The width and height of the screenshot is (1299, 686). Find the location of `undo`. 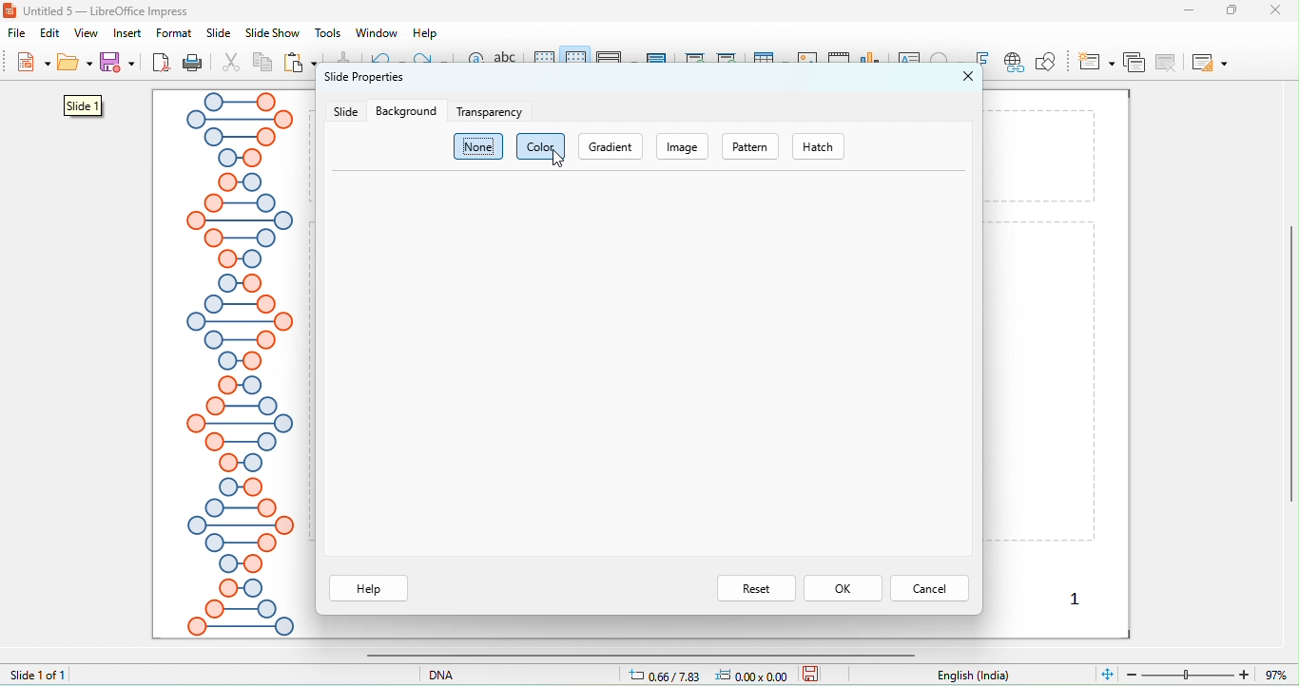

undo is located at coordinates (387, 60).